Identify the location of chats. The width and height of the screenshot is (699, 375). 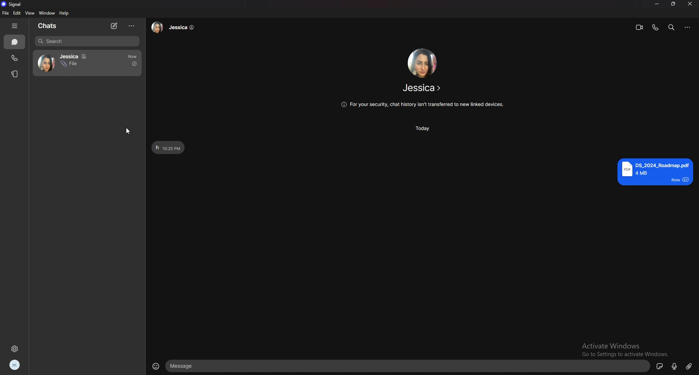
(15, 42).